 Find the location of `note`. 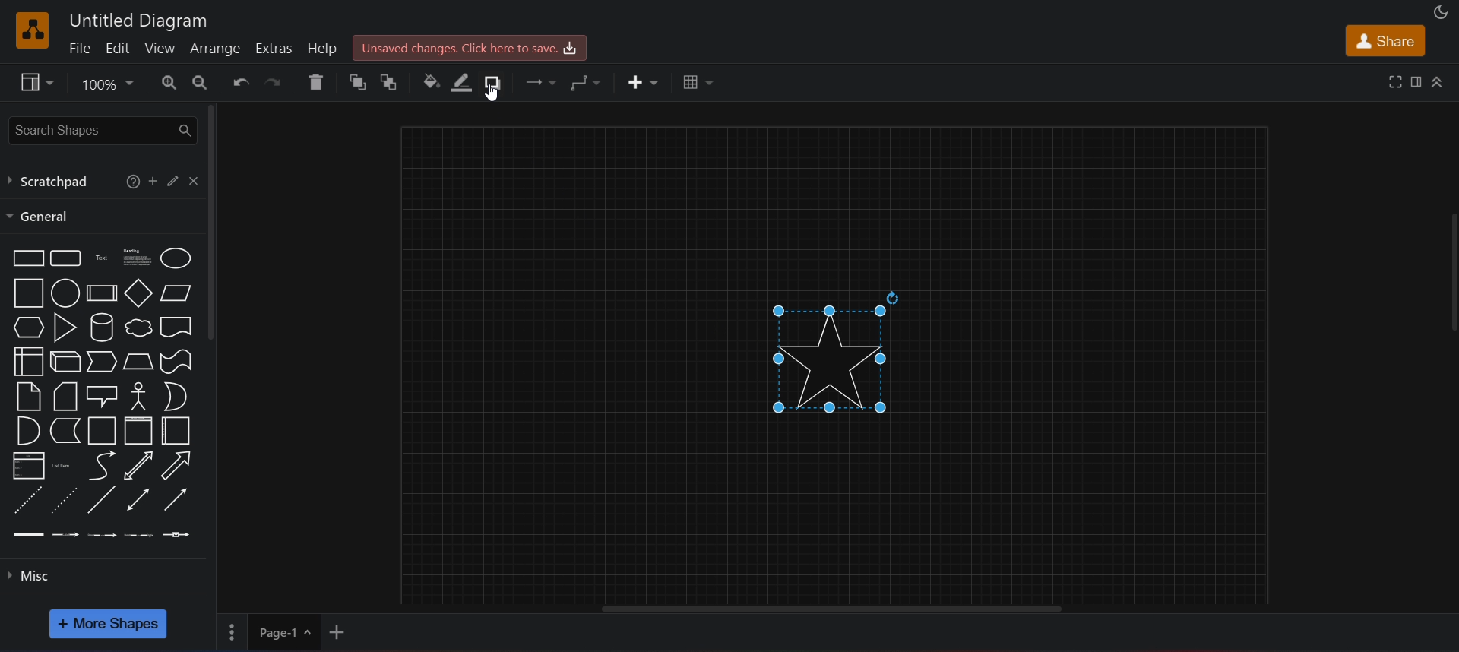

note is located at coordinates (27, 395).